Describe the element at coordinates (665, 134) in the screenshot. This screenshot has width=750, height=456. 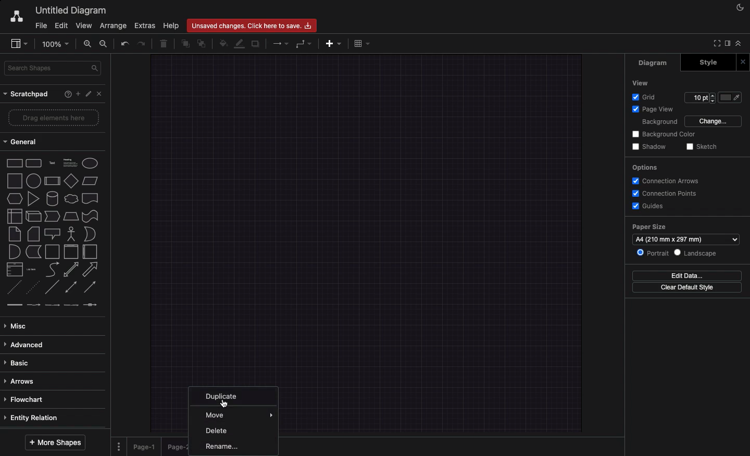
I see `Background color` at that location.